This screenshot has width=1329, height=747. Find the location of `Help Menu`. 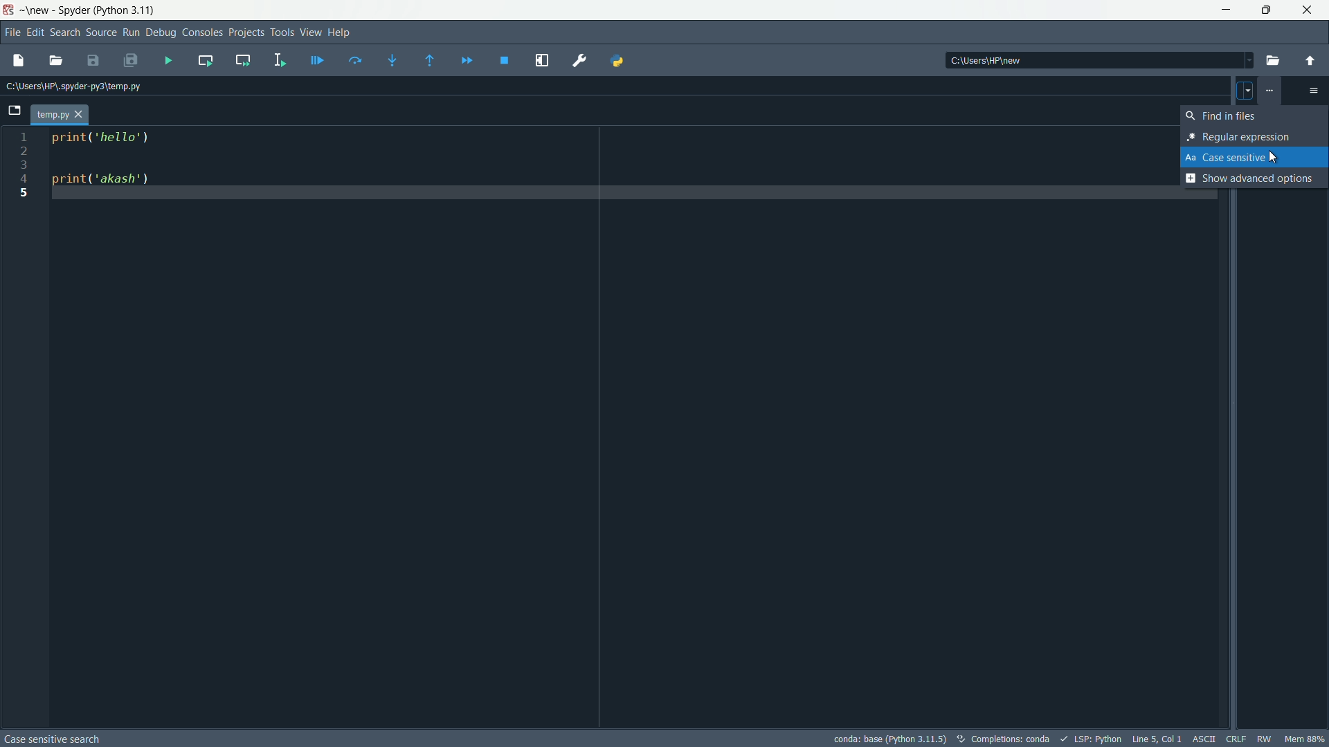

Help Menu is located at coordinates (340, 32).